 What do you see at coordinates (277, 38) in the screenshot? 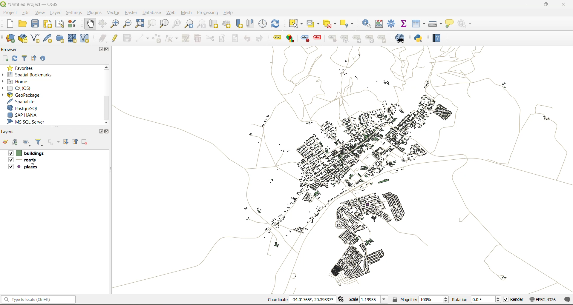
I see `layer labelling options` at bounding box center [277, 38].